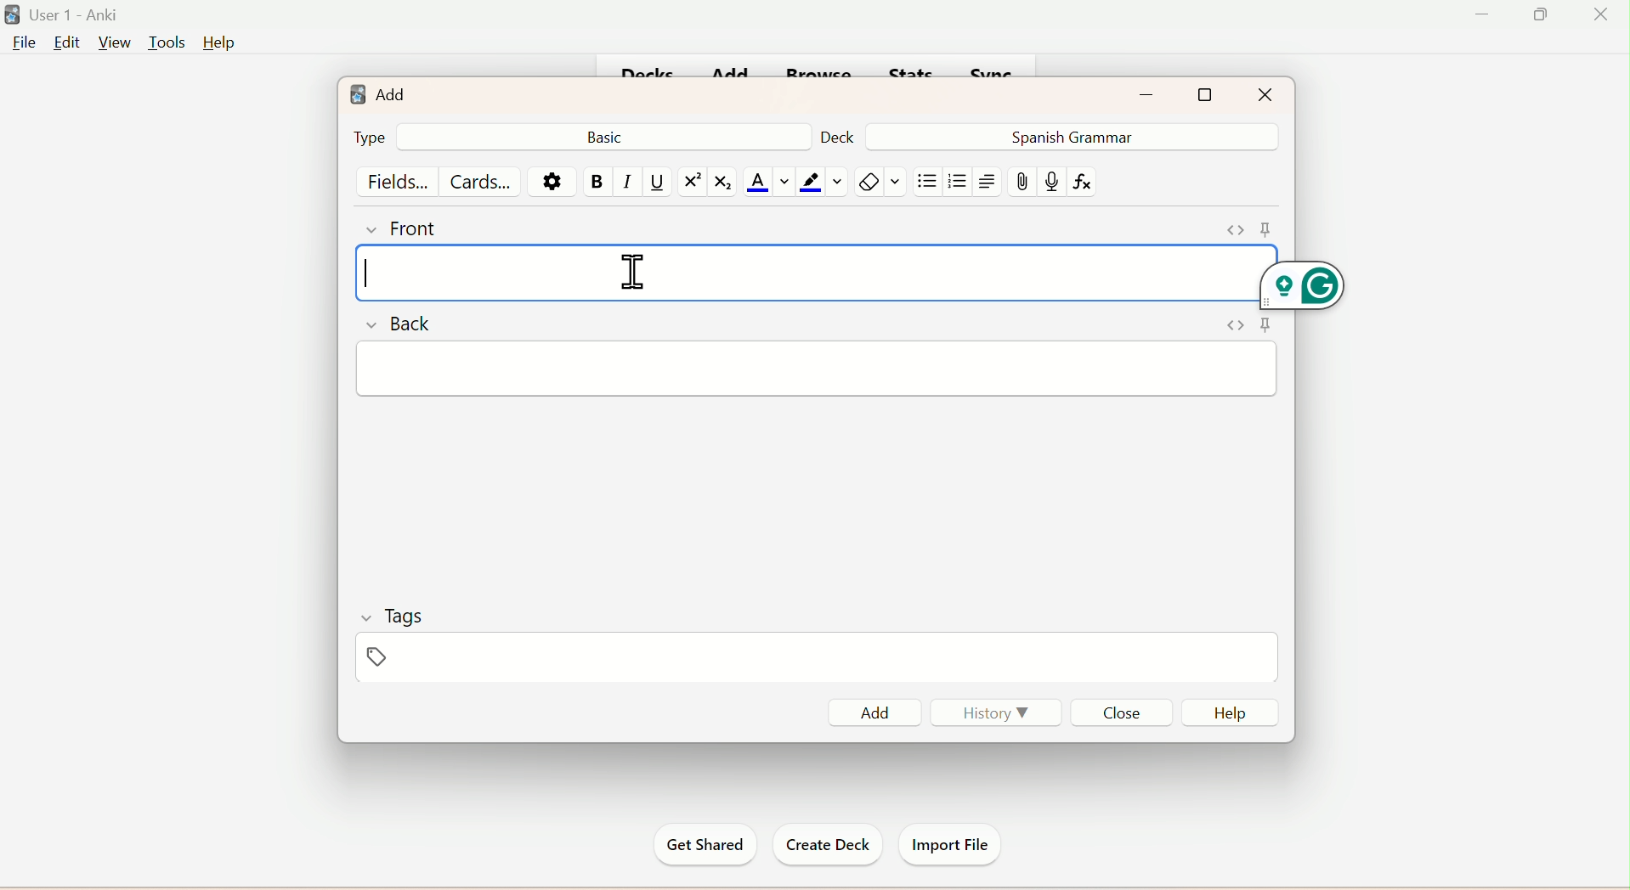 The width and height of the screenshot is (1630, 890). Describe the element at coordinates (25, 47) in the screenshot. I see `` at that location.